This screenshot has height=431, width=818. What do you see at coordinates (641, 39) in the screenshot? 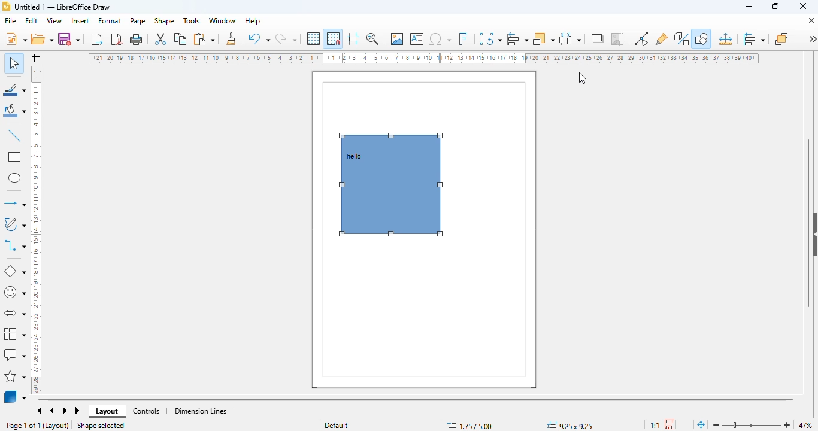
I see `toggle point edit mode` at bounding box center [641, 39].